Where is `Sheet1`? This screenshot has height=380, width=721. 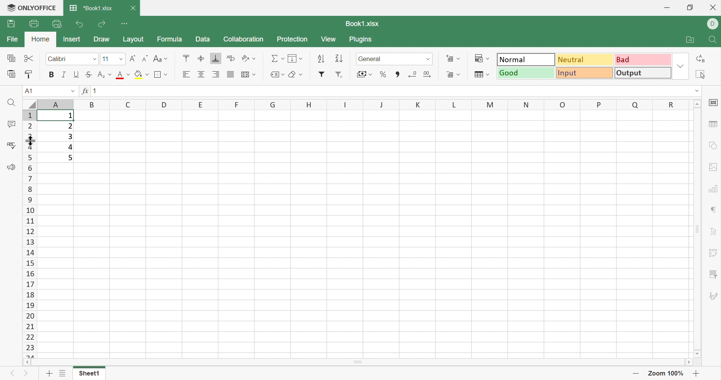 Sheet1 is located at coordinates (90, 374).